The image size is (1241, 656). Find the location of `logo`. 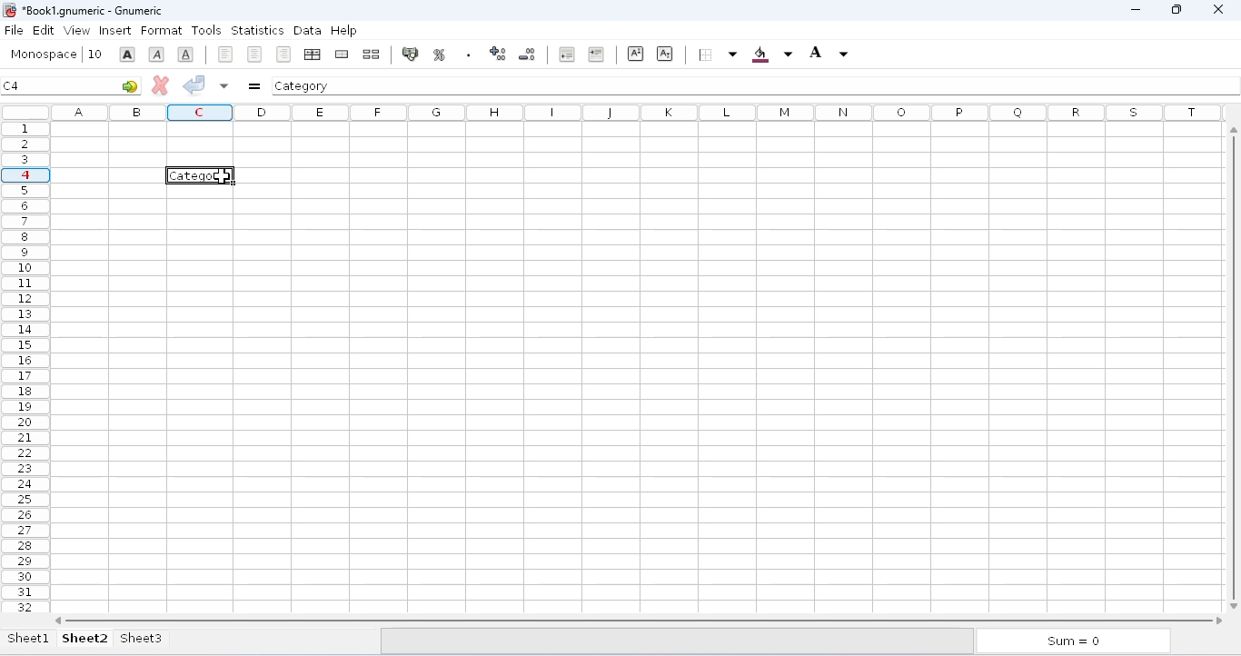

logo is located at coordinates (9, 10).